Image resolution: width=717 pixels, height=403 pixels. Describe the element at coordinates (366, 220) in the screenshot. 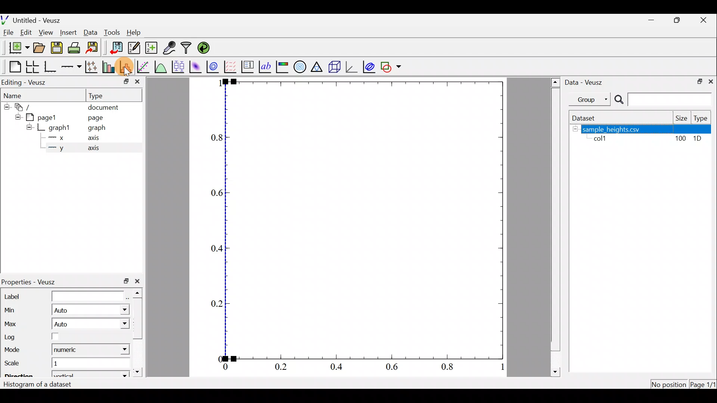

I see `Graph` at that location.